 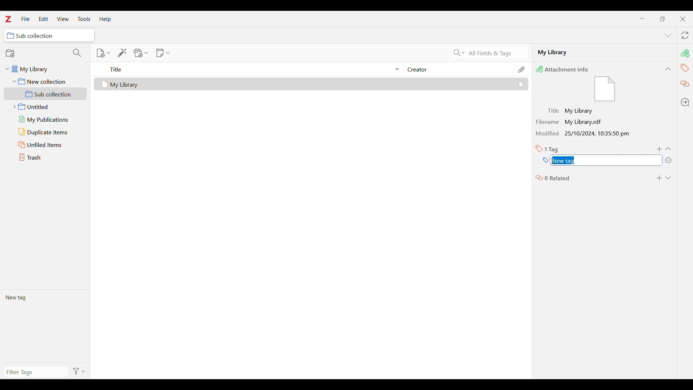 What do you see at coordinates (552, 161) in the screenshot?
I see `Cursor position unchanged, caps lock selected` at bounding box center [552, 161].